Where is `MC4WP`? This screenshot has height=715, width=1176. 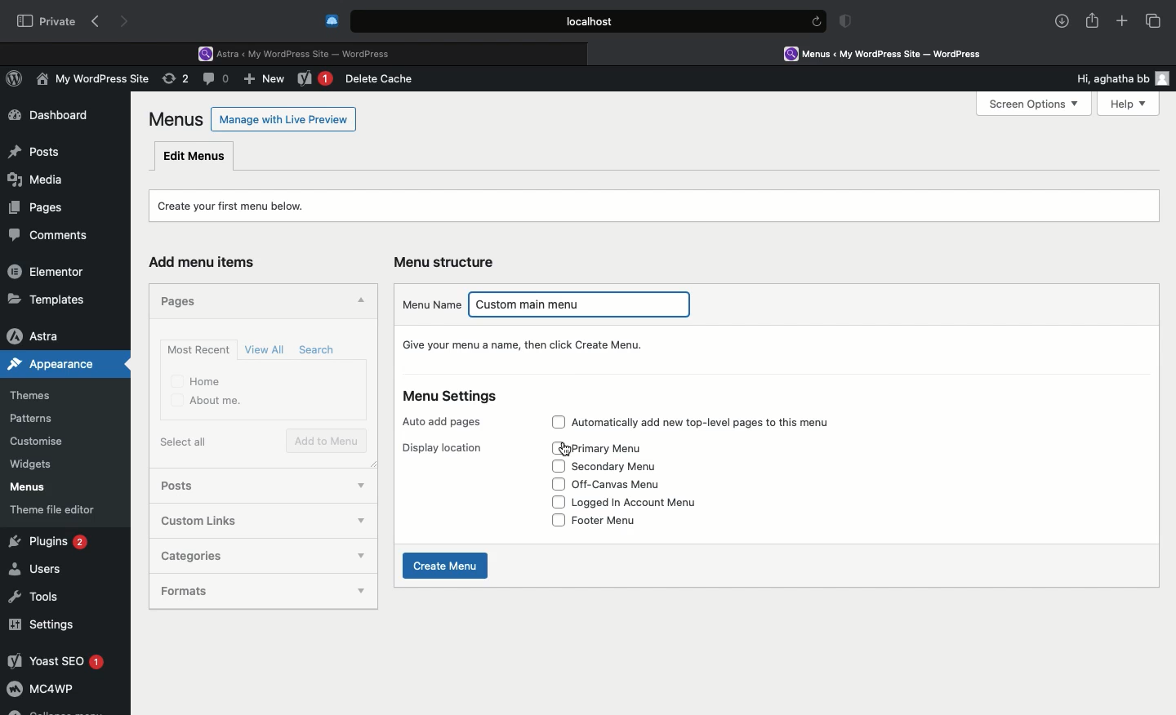 MC4WP is located at coordinates (41, 691).